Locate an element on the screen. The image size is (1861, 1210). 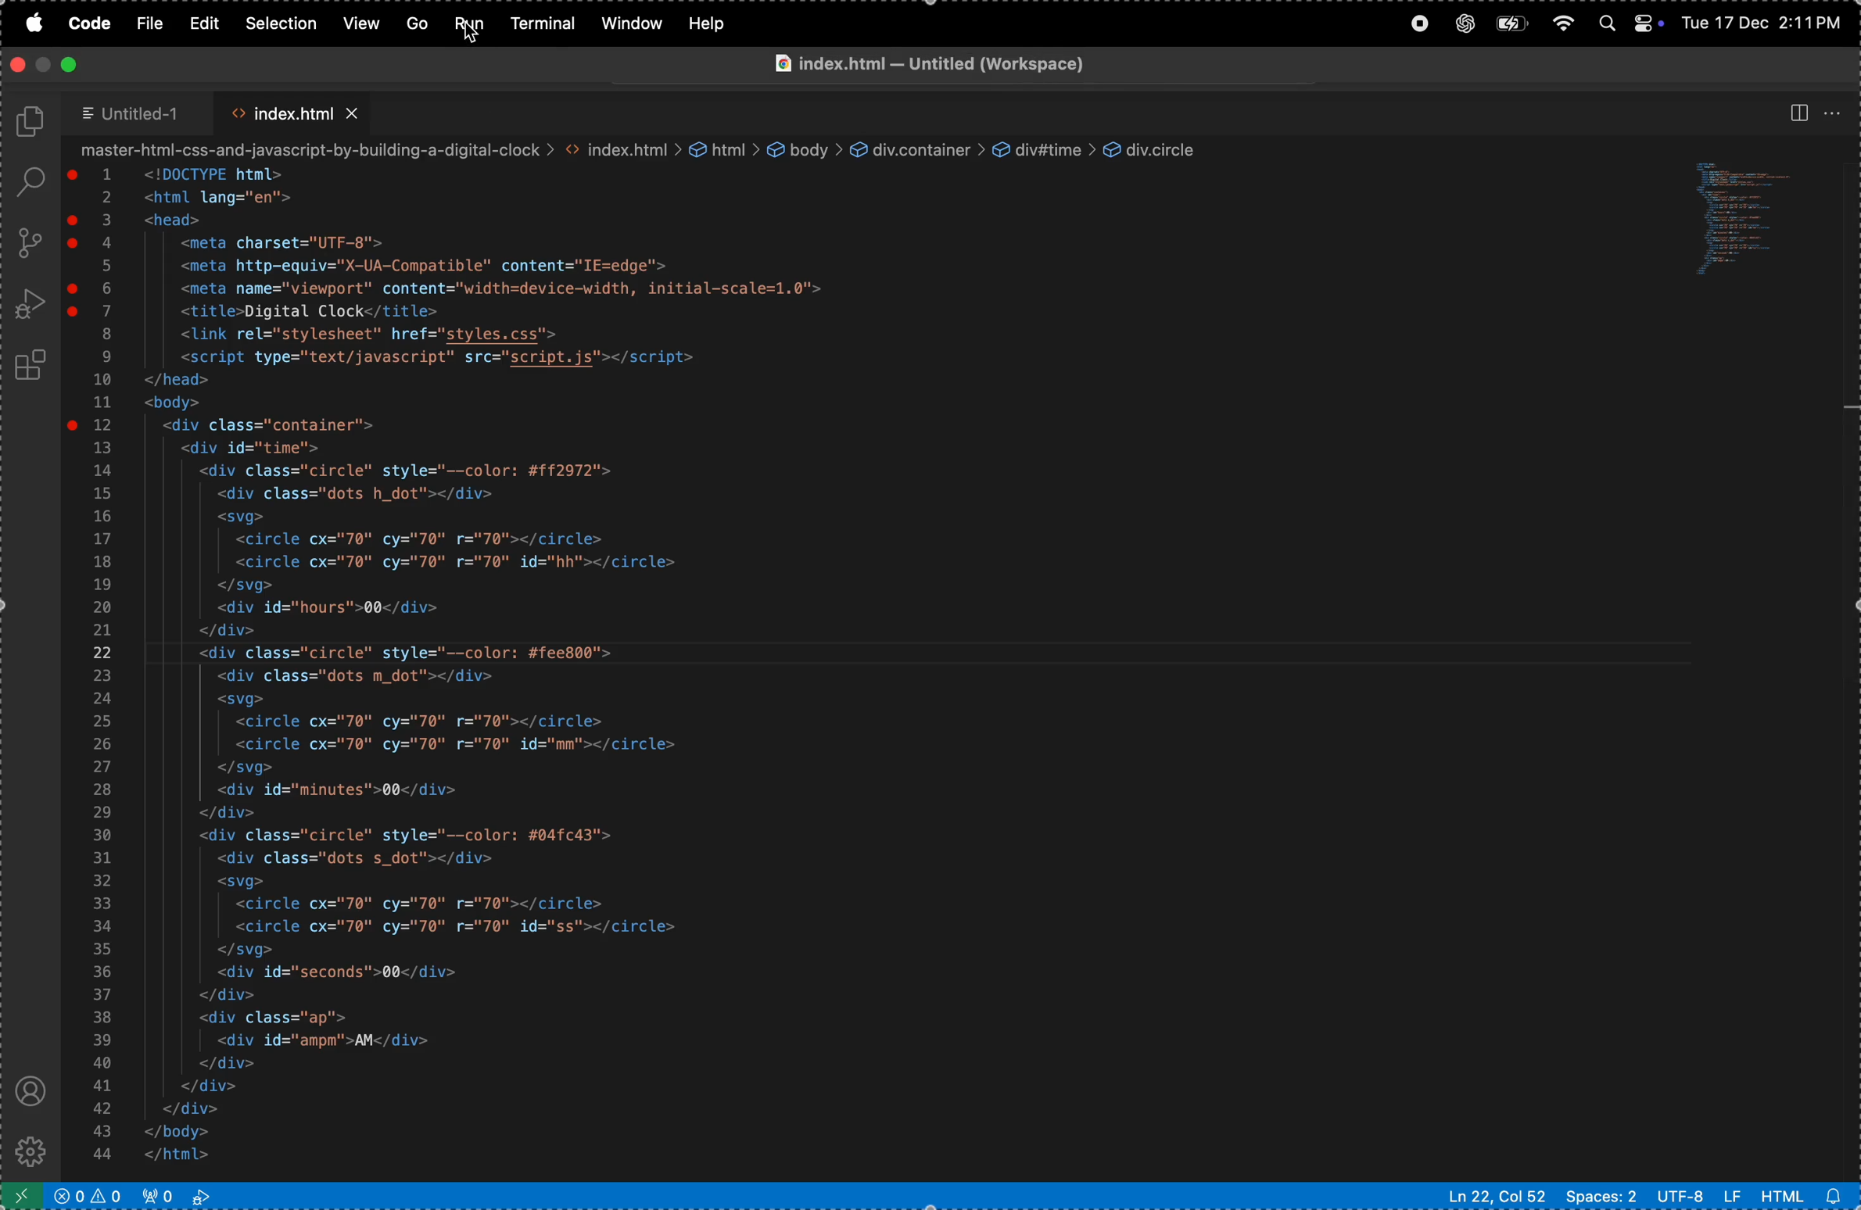
maximize is located at coordinates (66, 65).